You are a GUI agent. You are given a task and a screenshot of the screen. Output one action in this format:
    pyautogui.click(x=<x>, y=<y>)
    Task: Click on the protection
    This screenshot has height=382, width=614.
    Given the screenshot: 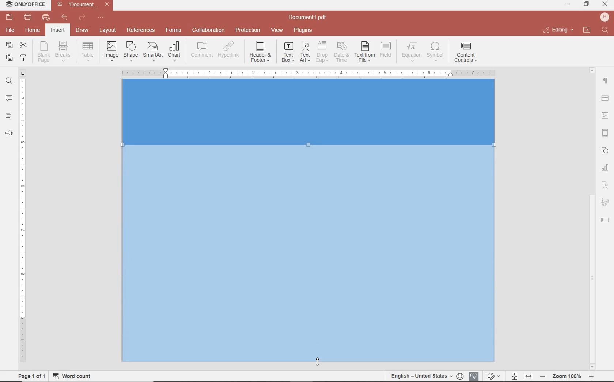 What is the action you would take?
    pyautogui.click(x=248, y=30)
    